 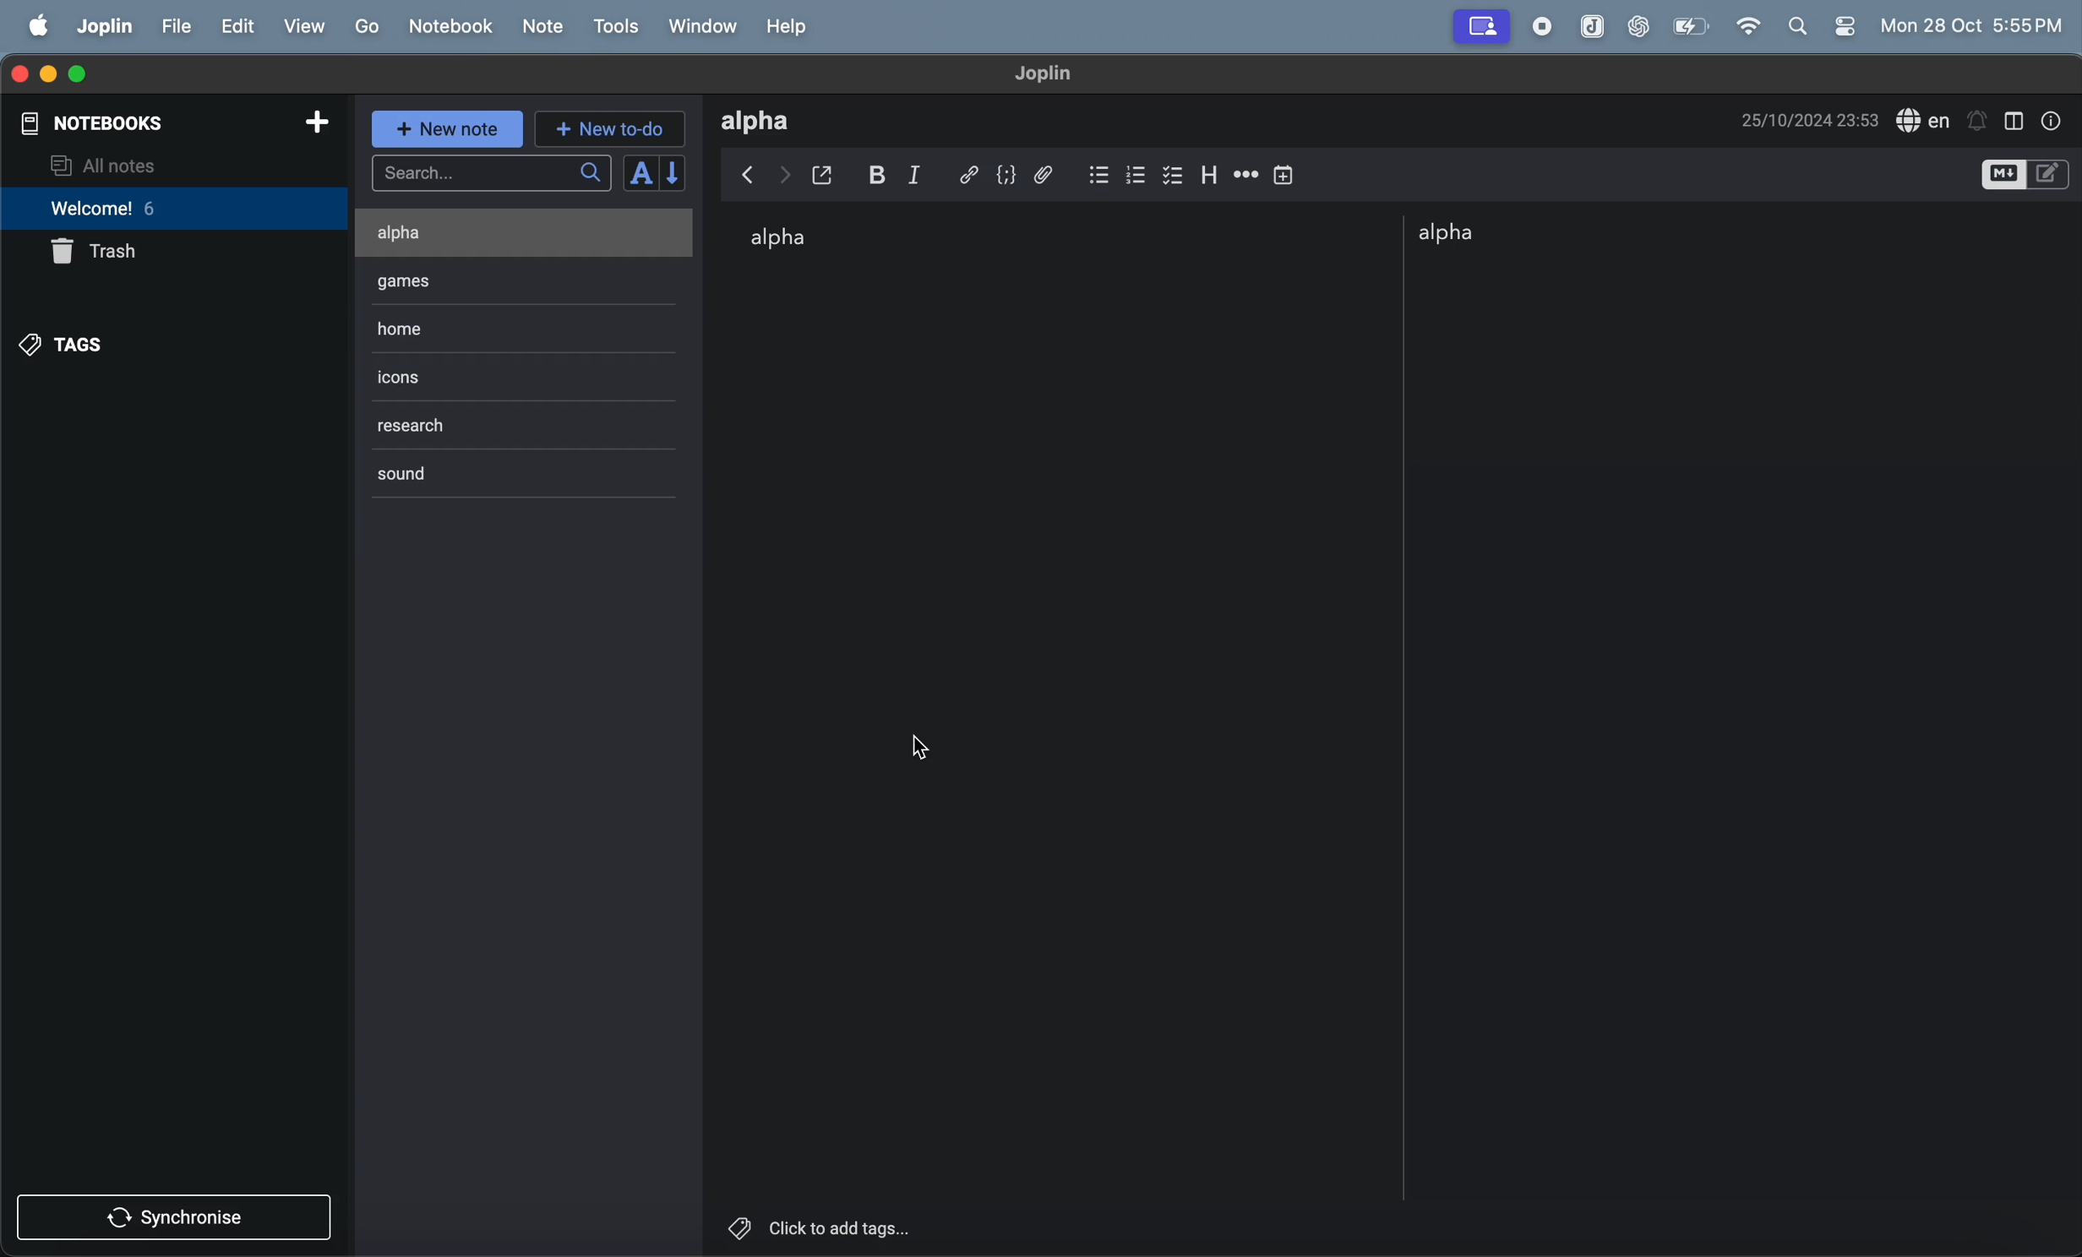 What do you see at coordinates (49, 73) in the screenshot?
I see `minimize` at bounding box center [49, 73].